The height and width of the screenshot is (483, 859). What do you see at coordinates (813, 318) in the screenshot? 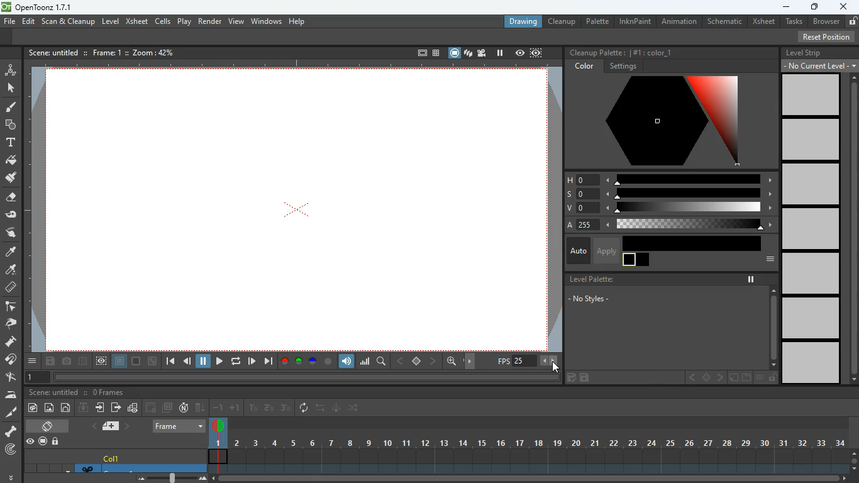
I see `level` at bounding box center [813, 318].